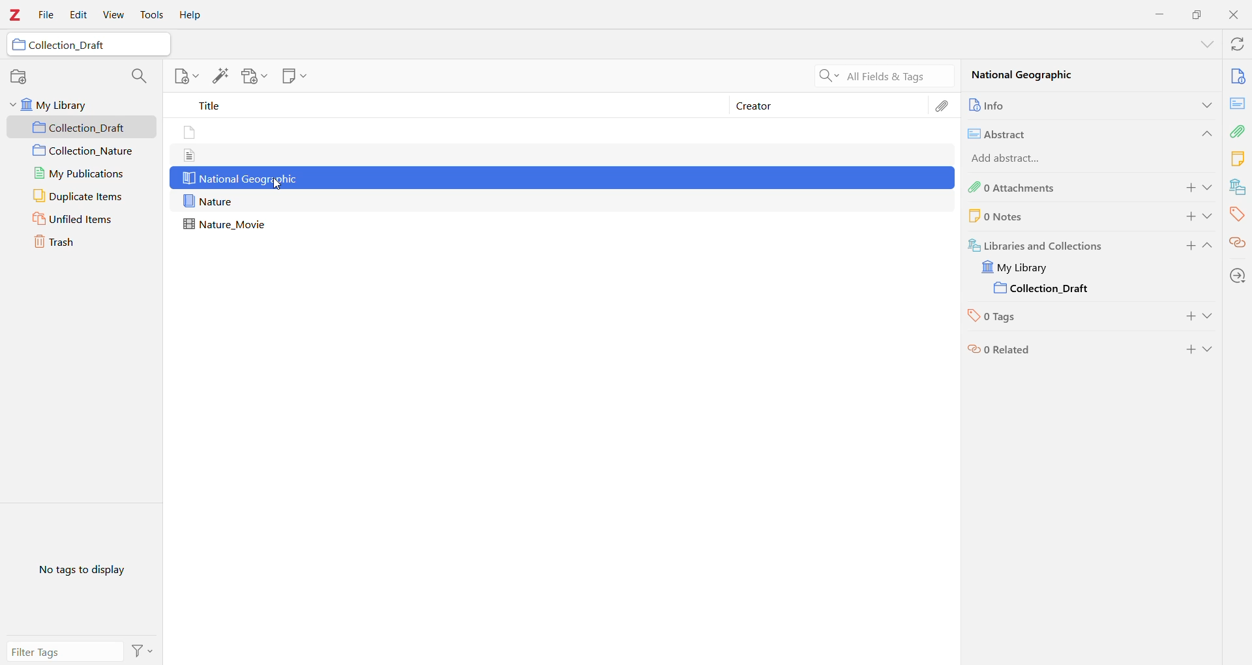  Describe the element at coordinates (829, 106) in the screenshot. I see `Creator` at that location.